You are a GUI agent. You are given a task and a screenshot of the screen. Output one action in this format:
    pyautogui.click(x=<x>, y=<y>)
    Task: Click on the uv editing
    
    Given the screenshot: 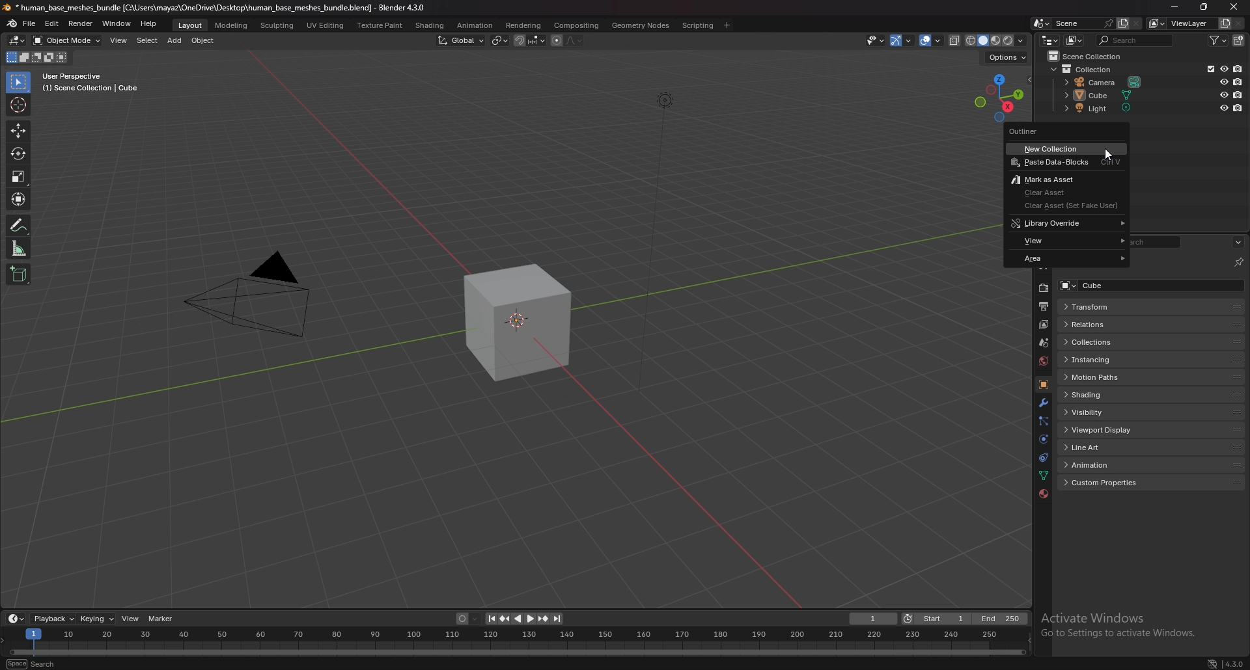 What is the action you would take?
    pyautogui.click(x=325, y=25)
    